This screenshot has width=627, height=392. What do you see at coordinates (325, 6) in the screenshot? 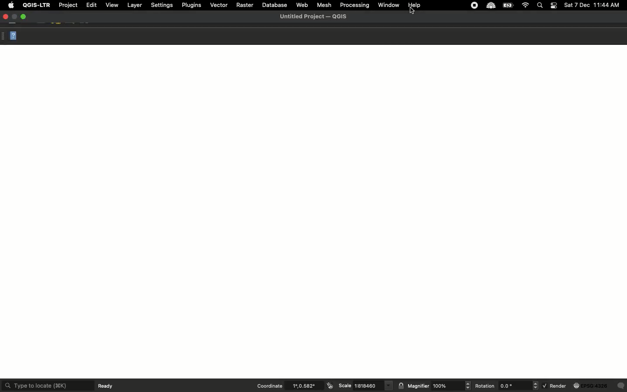
I see `Mesh` at bounding box center [325, 6].